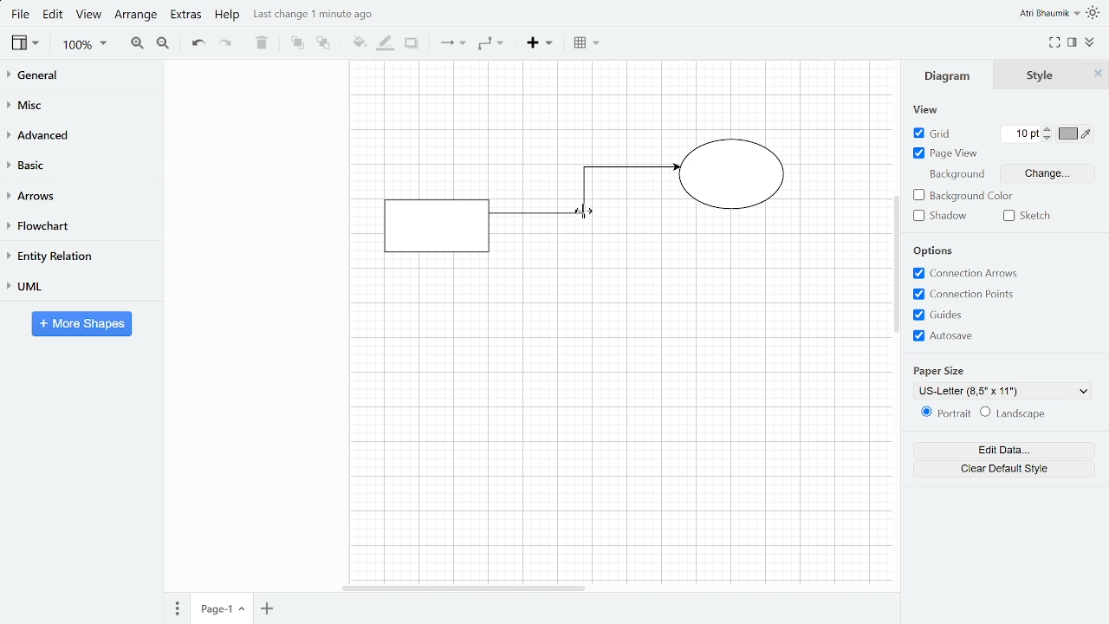 The height and width of the screenshot is (624, 1109). I want to click on Advanced, so click(81, 135).